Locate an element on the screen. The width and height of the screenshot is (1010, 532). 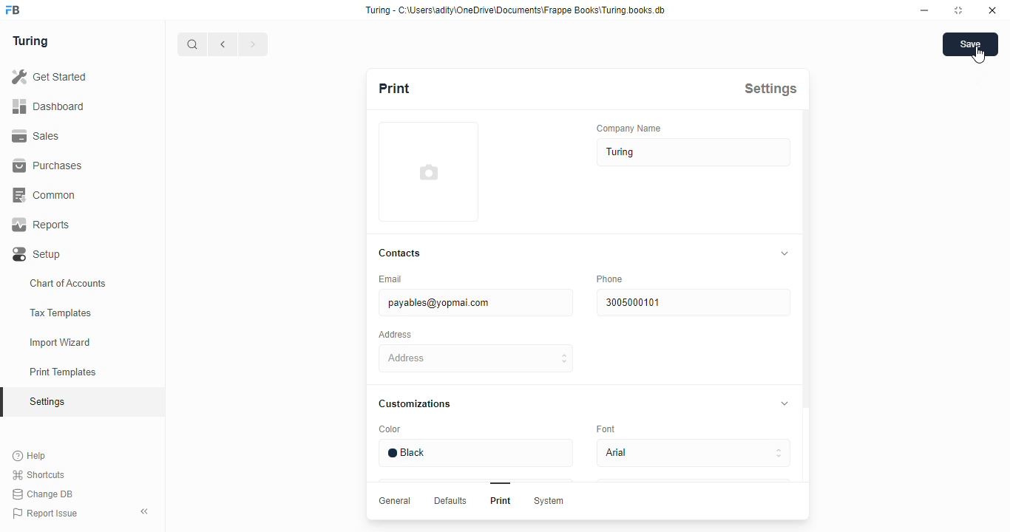
collapse is located at coordinates (146, 511).